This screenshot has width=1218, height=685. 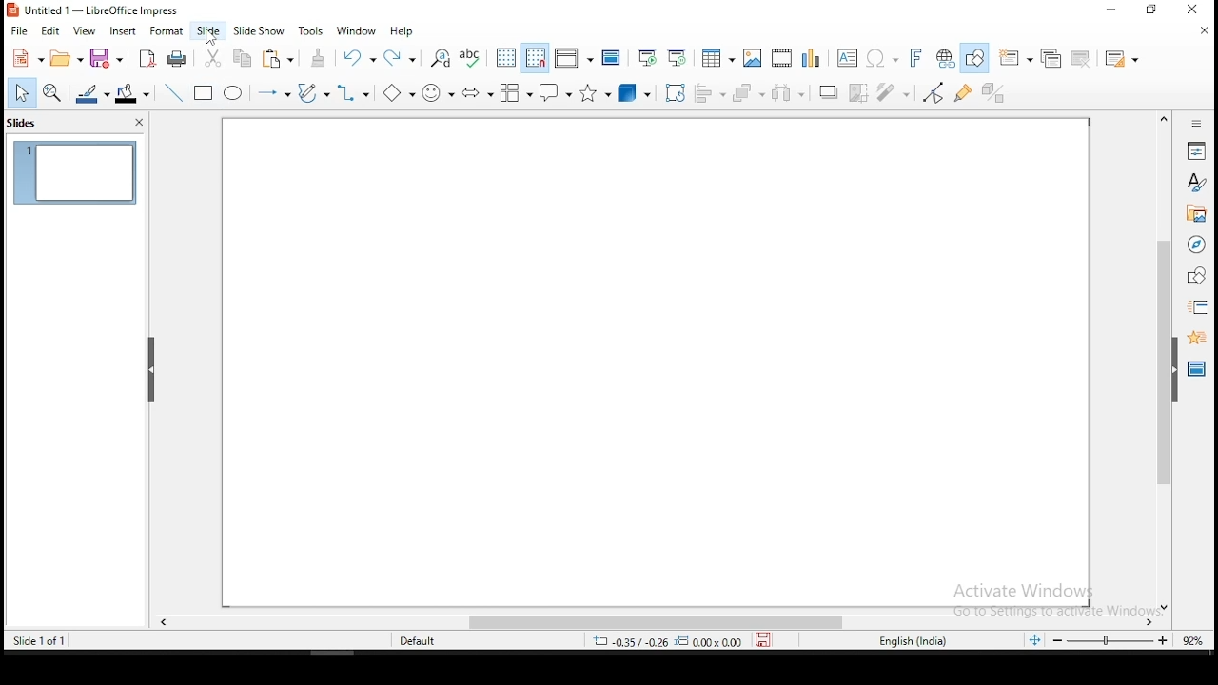 I want to click on special characters, so click(x=882, y=59).